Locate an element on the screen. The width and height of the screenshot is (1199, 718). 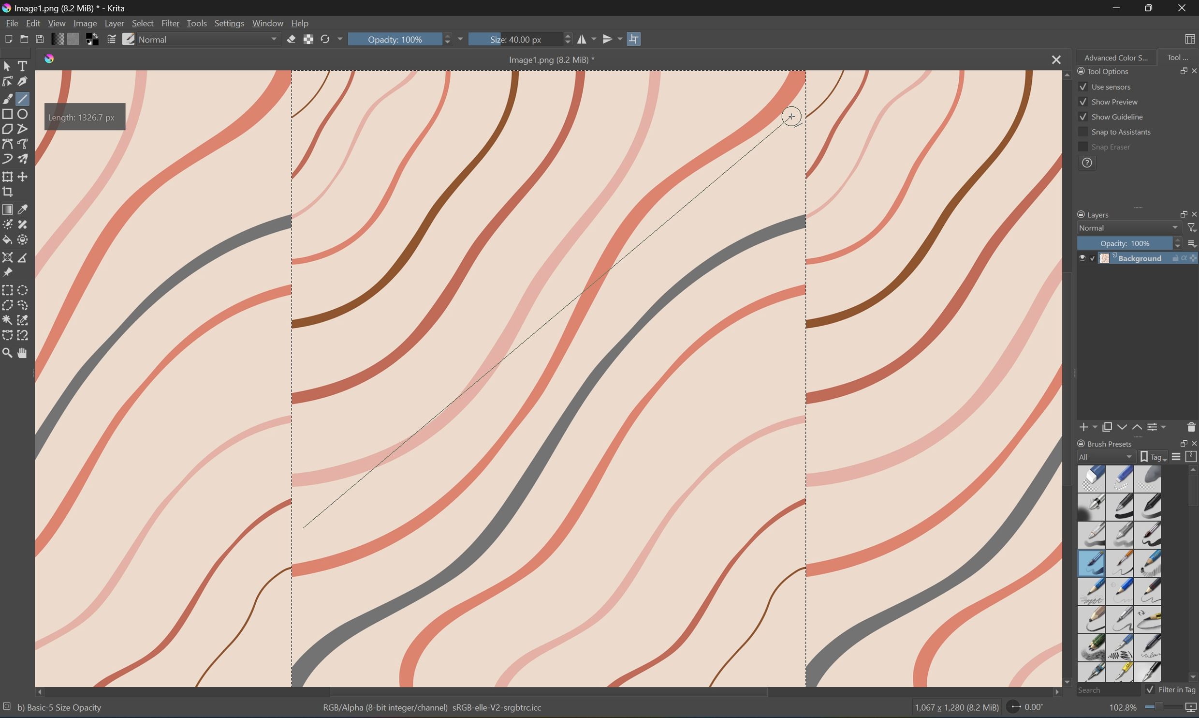
Similar color selection tool is located at coordinates (24, 320).